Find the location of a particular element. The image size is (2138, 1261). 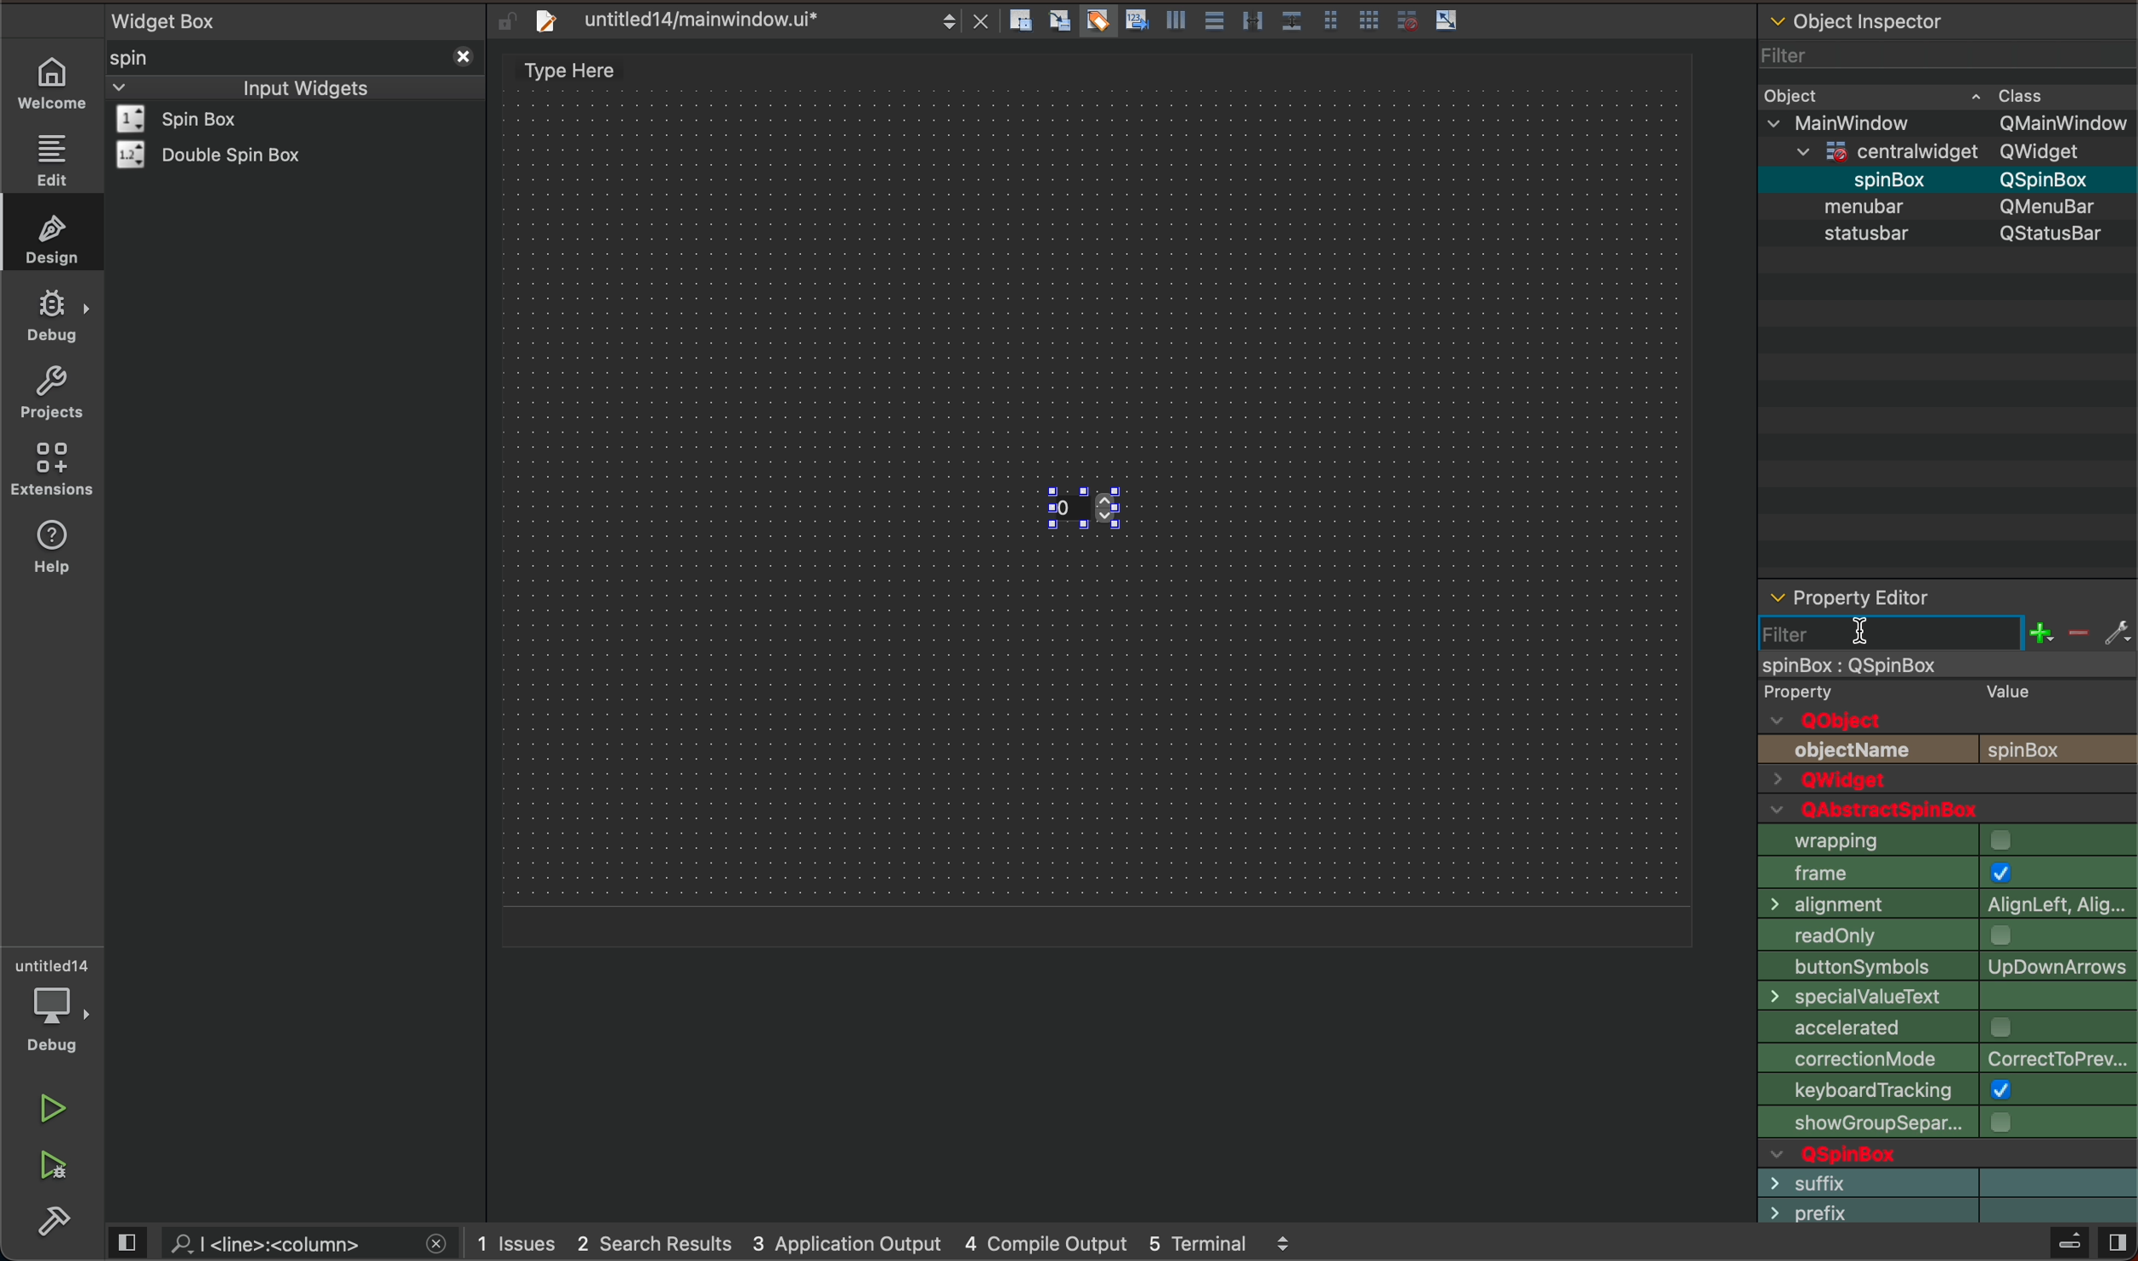

editor is located at coordinates (1849, 598).